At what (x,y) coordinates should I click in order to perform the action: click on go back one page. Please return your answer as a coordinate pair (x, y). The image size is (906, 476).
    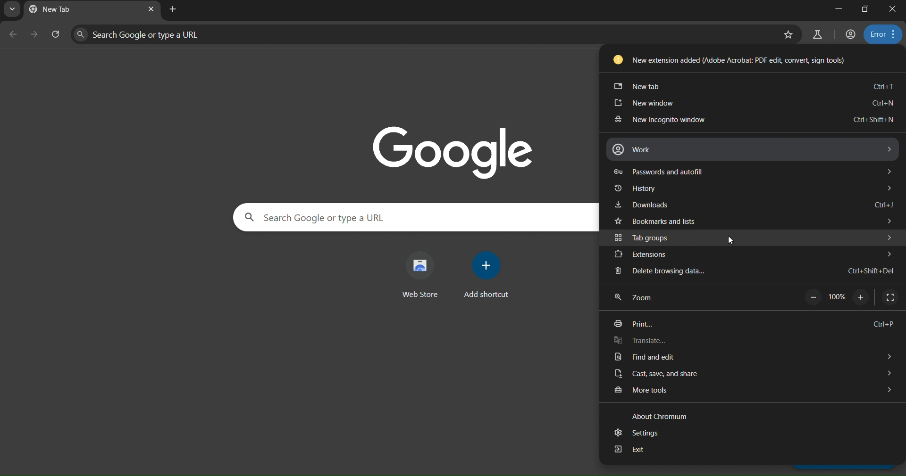
    Looking at the image, I should click on (13, 35).